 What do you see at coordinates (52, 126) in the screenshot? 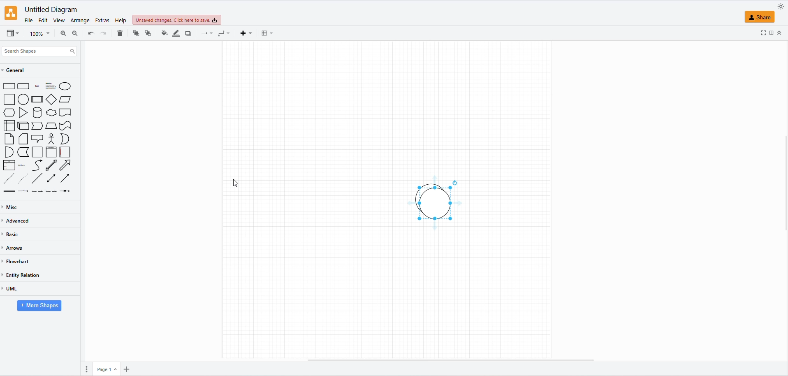
I see `TRAPEZOID` at bounding box center [52, 126].